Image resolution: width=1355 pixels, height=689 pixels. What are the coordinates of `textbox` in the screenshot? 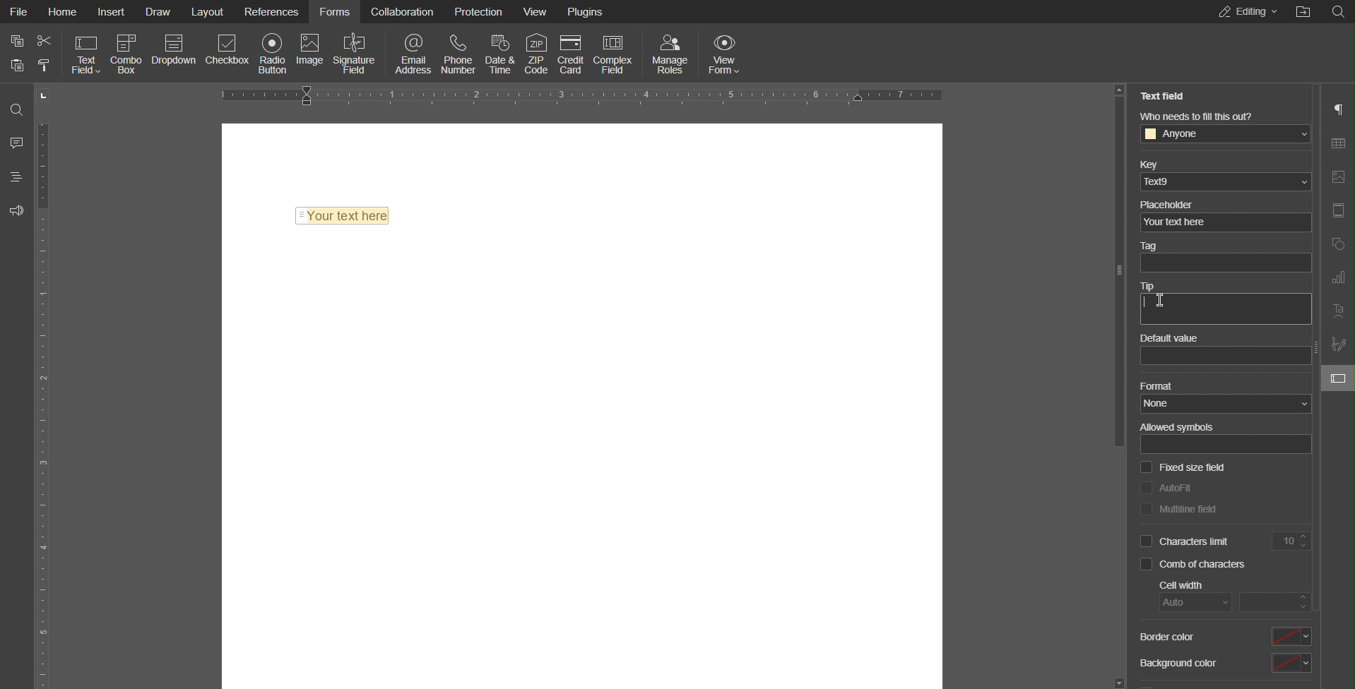 It's located at (1222, 263).